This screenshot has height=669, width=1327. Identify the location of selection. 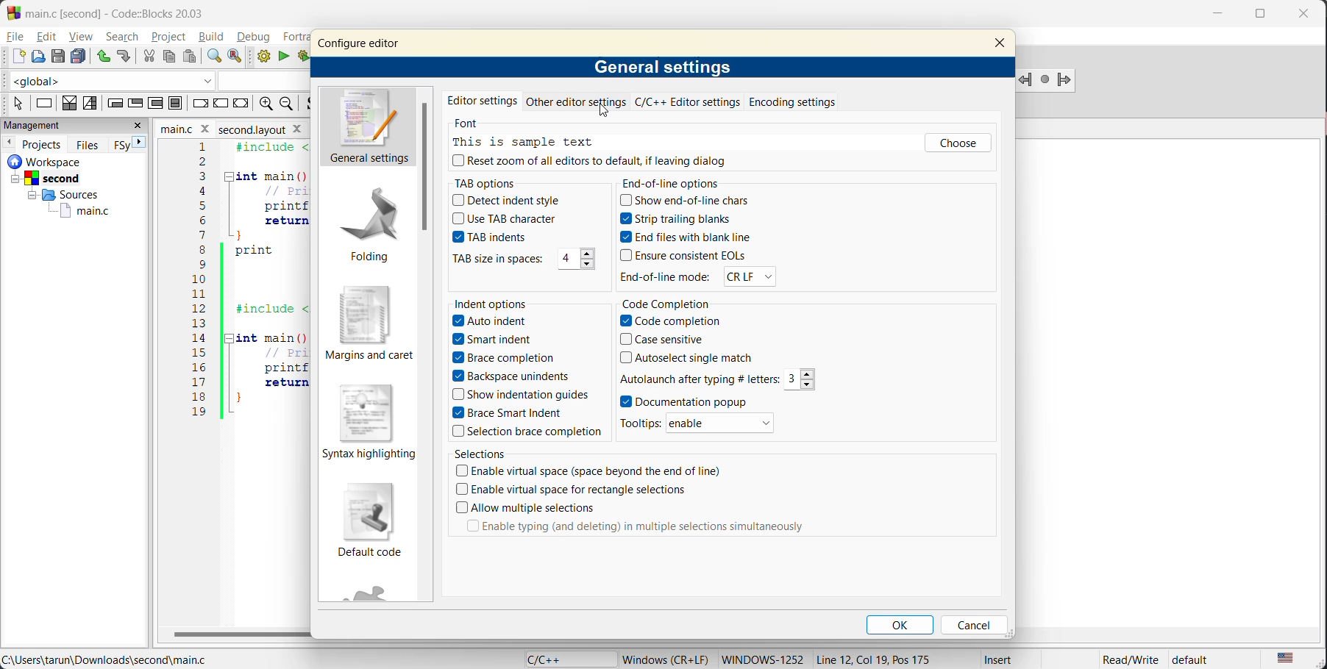
(90, 104).